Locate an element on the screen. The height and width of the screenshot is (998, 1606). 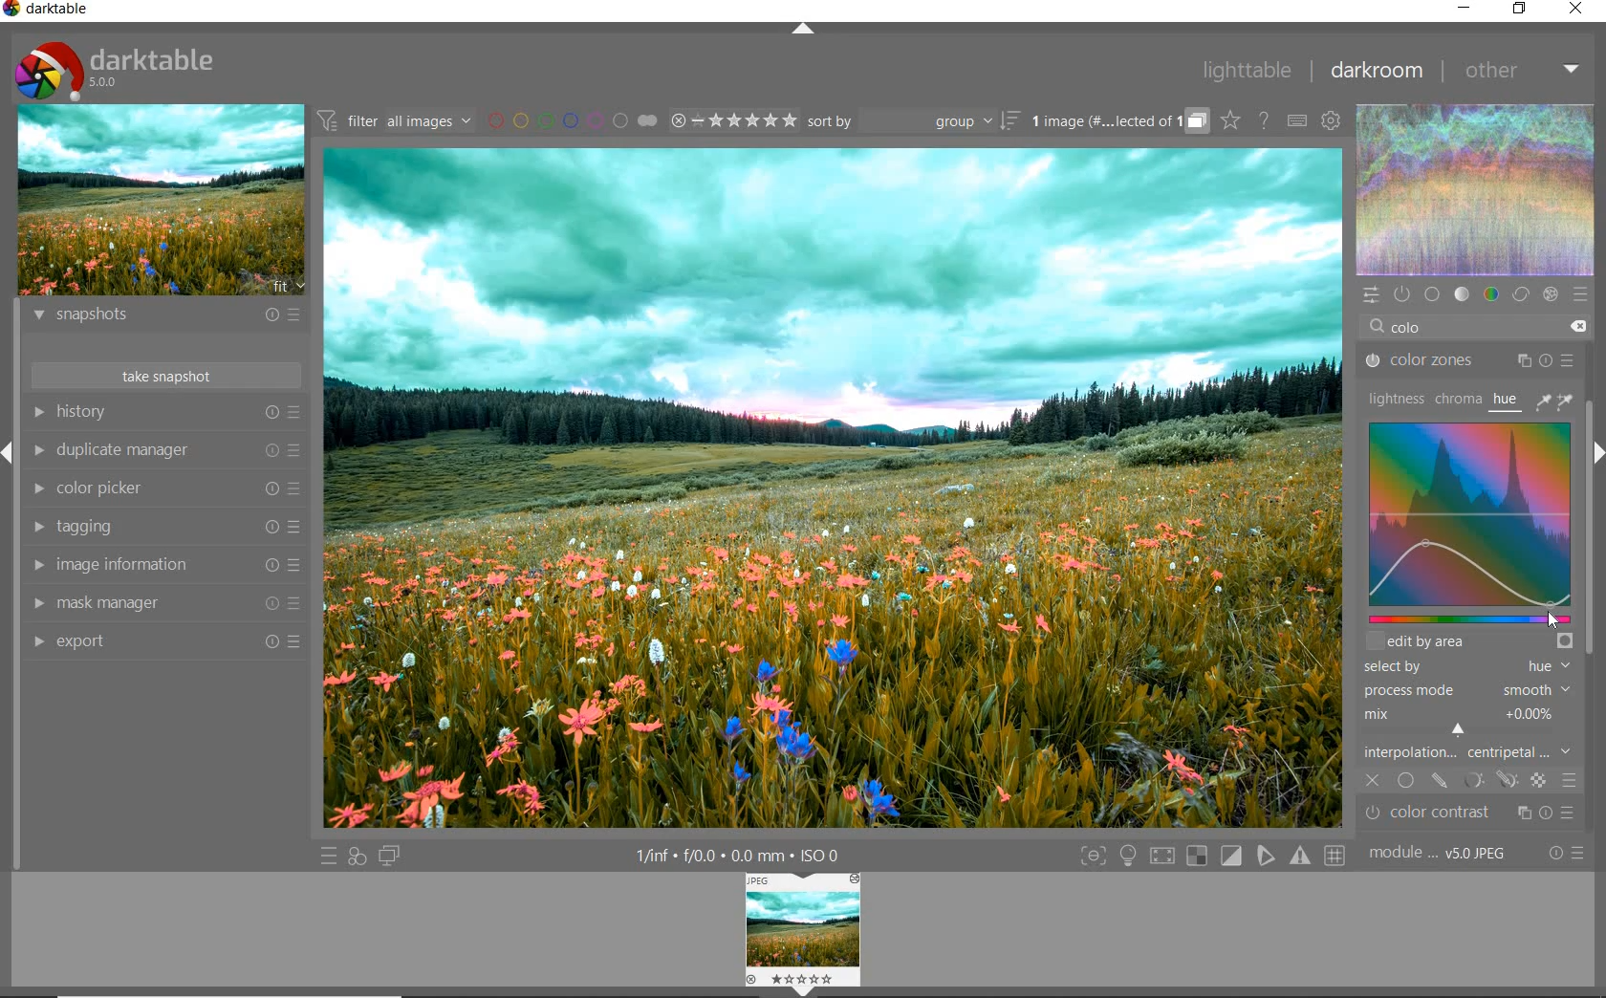
display a second darkroom image window is located at coordinates (389, 855).